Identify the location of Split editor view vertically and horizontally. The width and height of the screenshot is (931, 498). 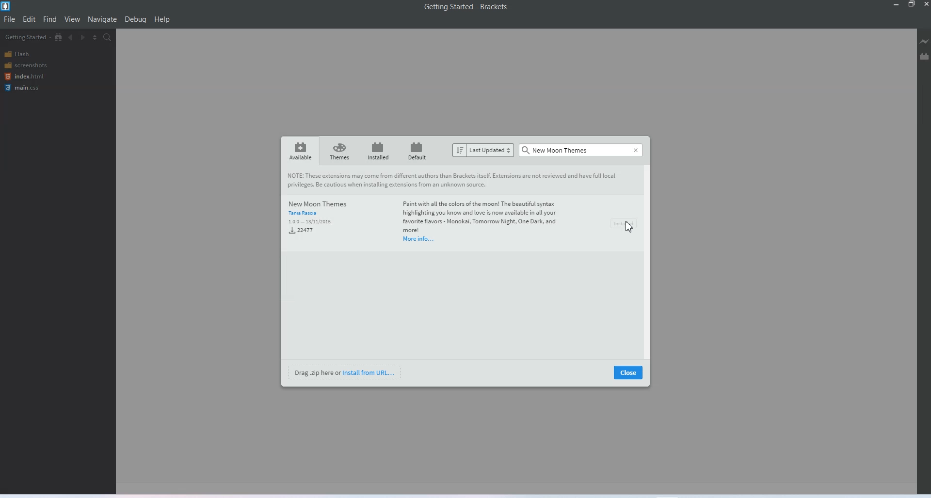
(95, 37).